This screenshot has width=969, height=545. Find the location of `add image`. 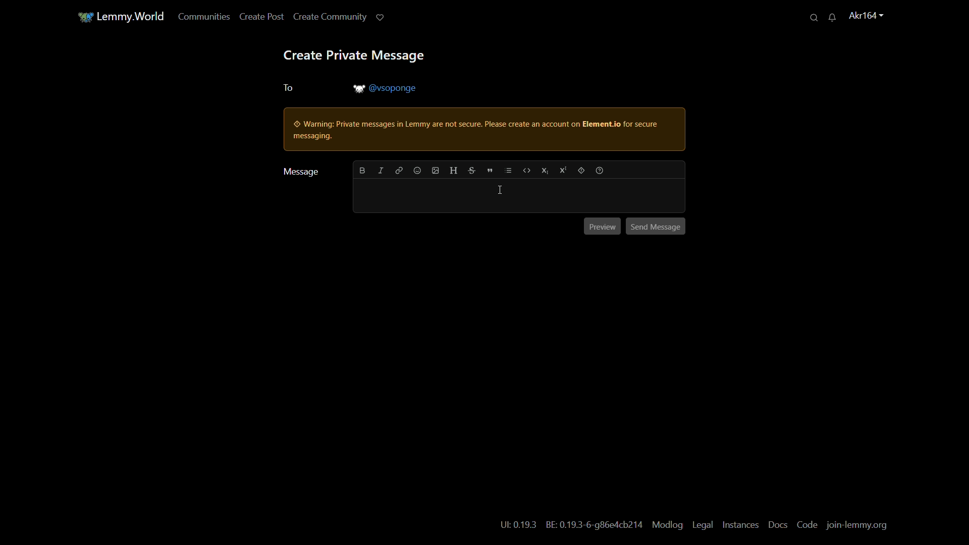

add image is located at coordinates (436, 171).